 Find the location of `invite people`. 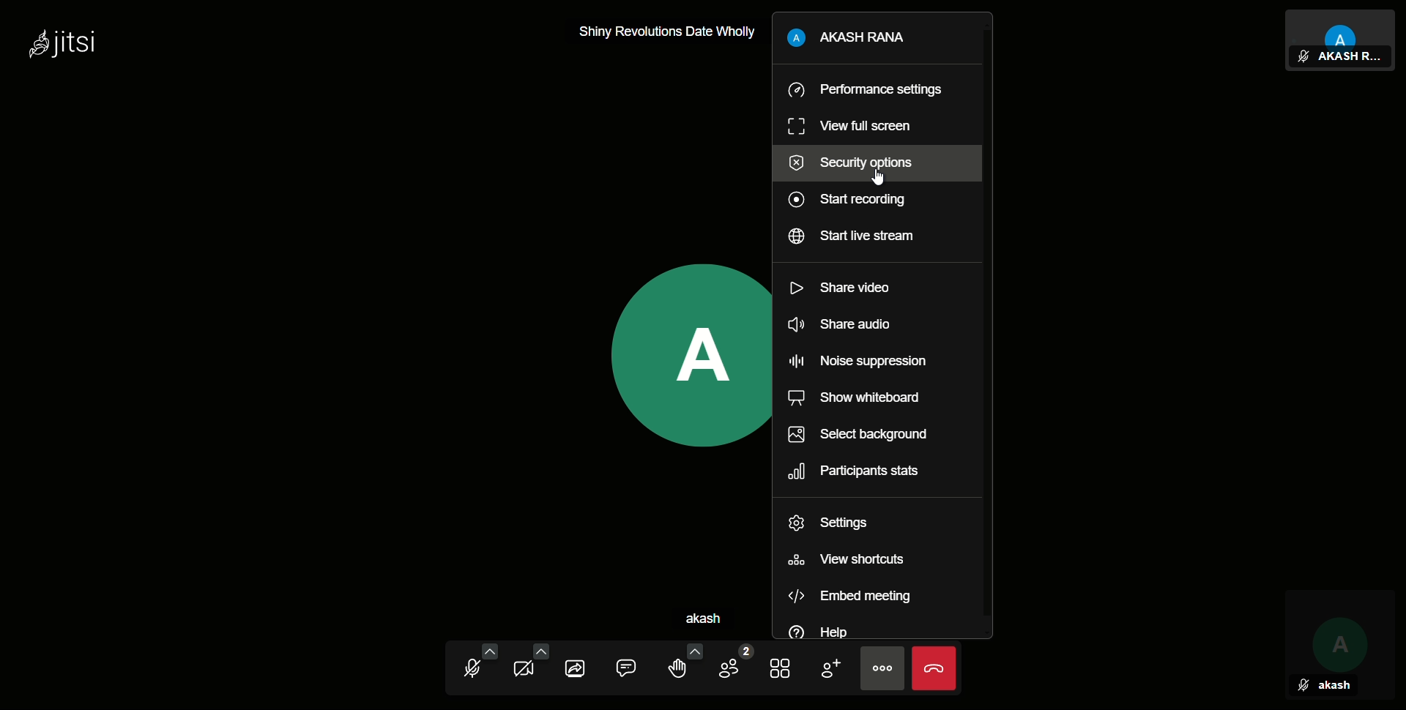

invite people is located at coordinates (830, 665).